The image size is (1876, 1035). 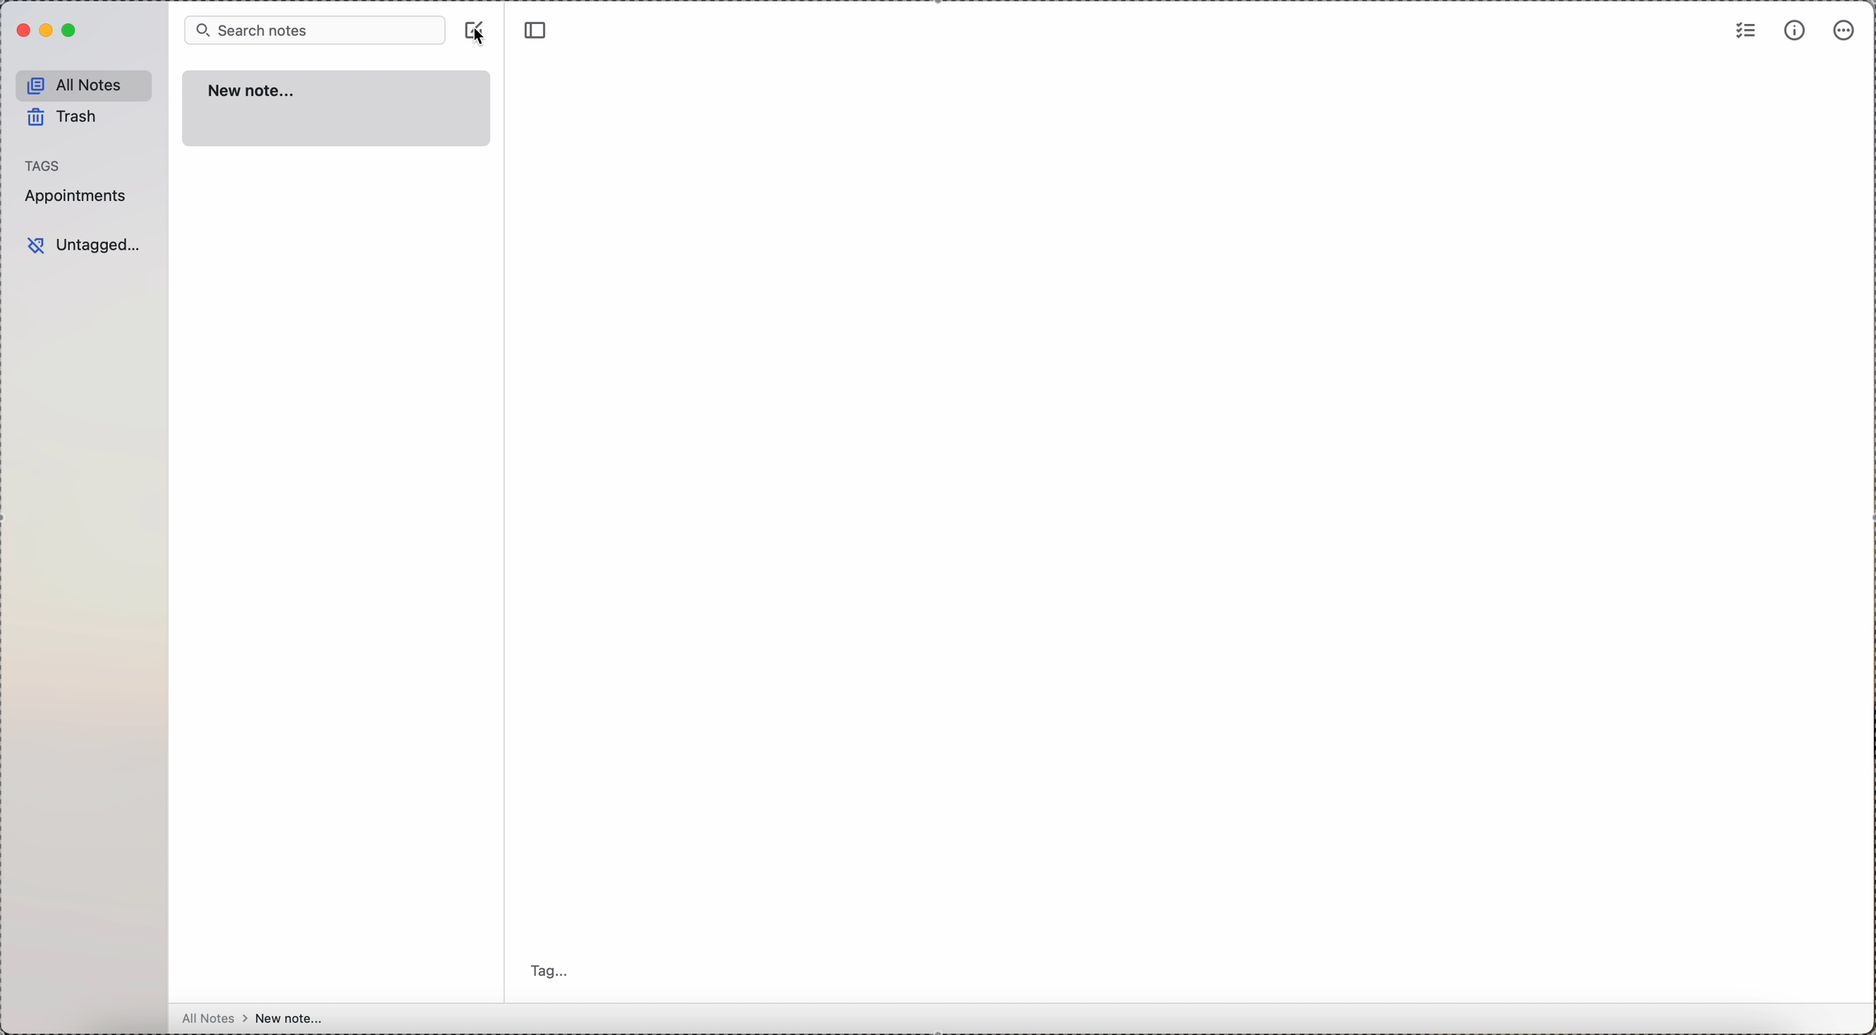 What do you see at coordinates (1743, 32) in the screenshot?
I see `check list` at bounding box center [1743, 32].